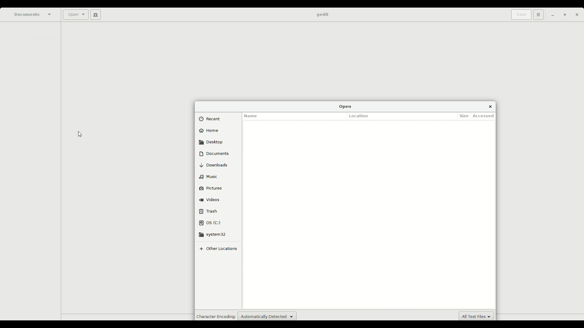 The image size is (584, 328). Describe the element at coordinates (216, 165) in the screenshot. I see `Downloads` at that location.